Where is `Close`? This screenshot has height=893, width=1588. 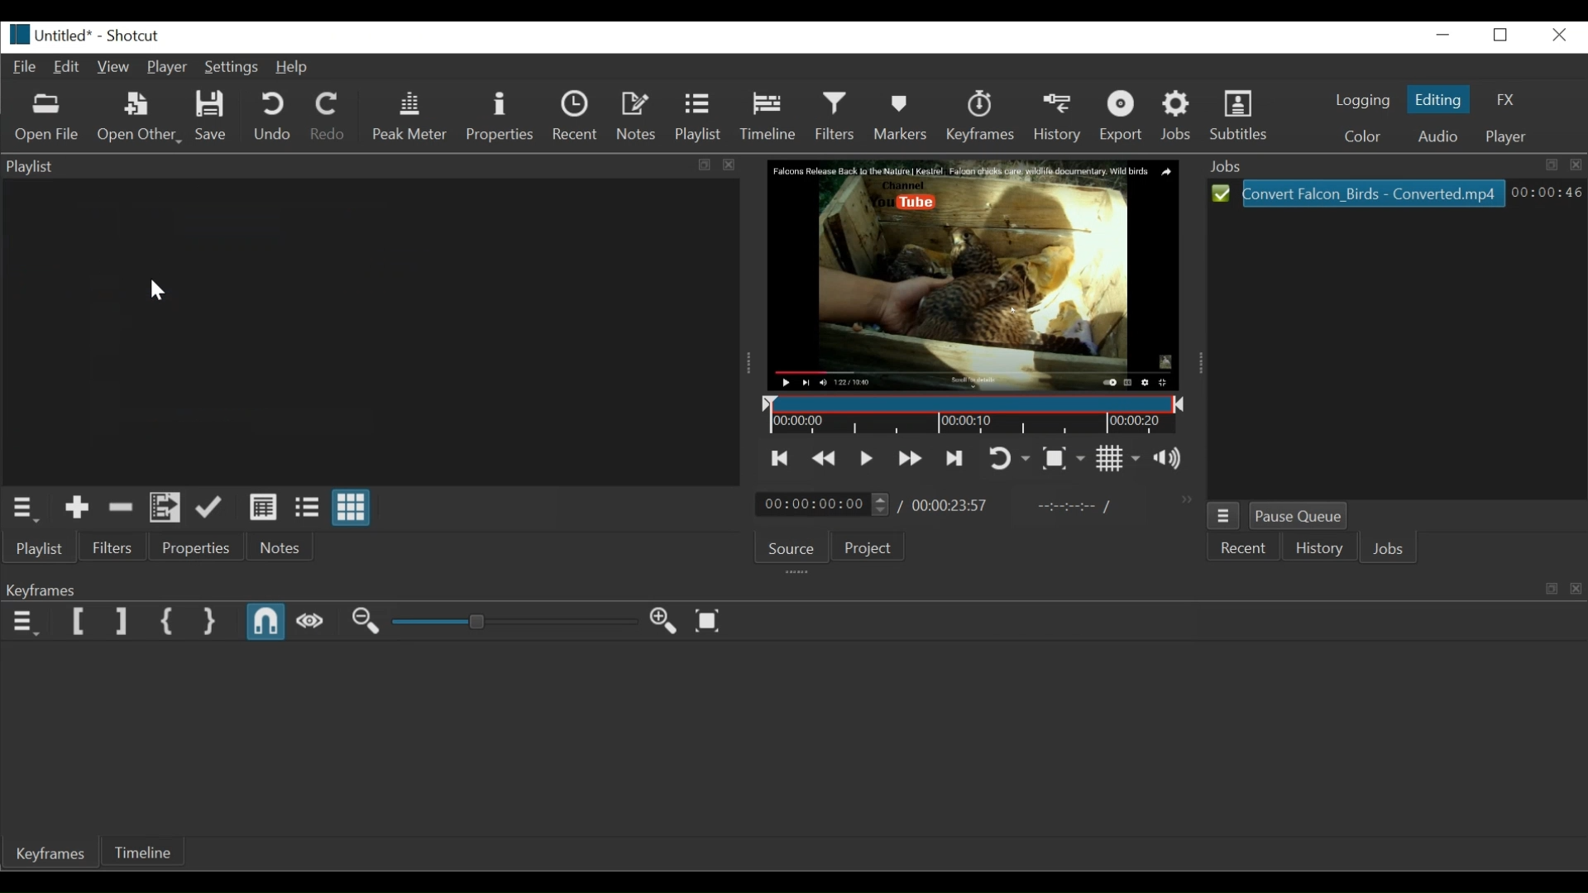 Close is located at coordinates (1578, 590).